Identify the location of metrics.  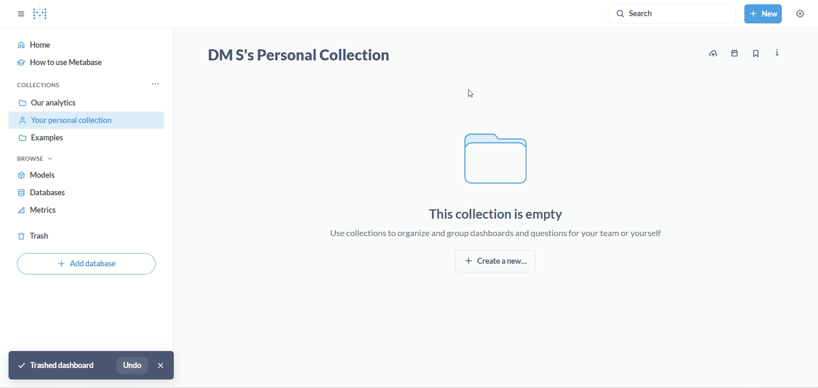
(39, 212).